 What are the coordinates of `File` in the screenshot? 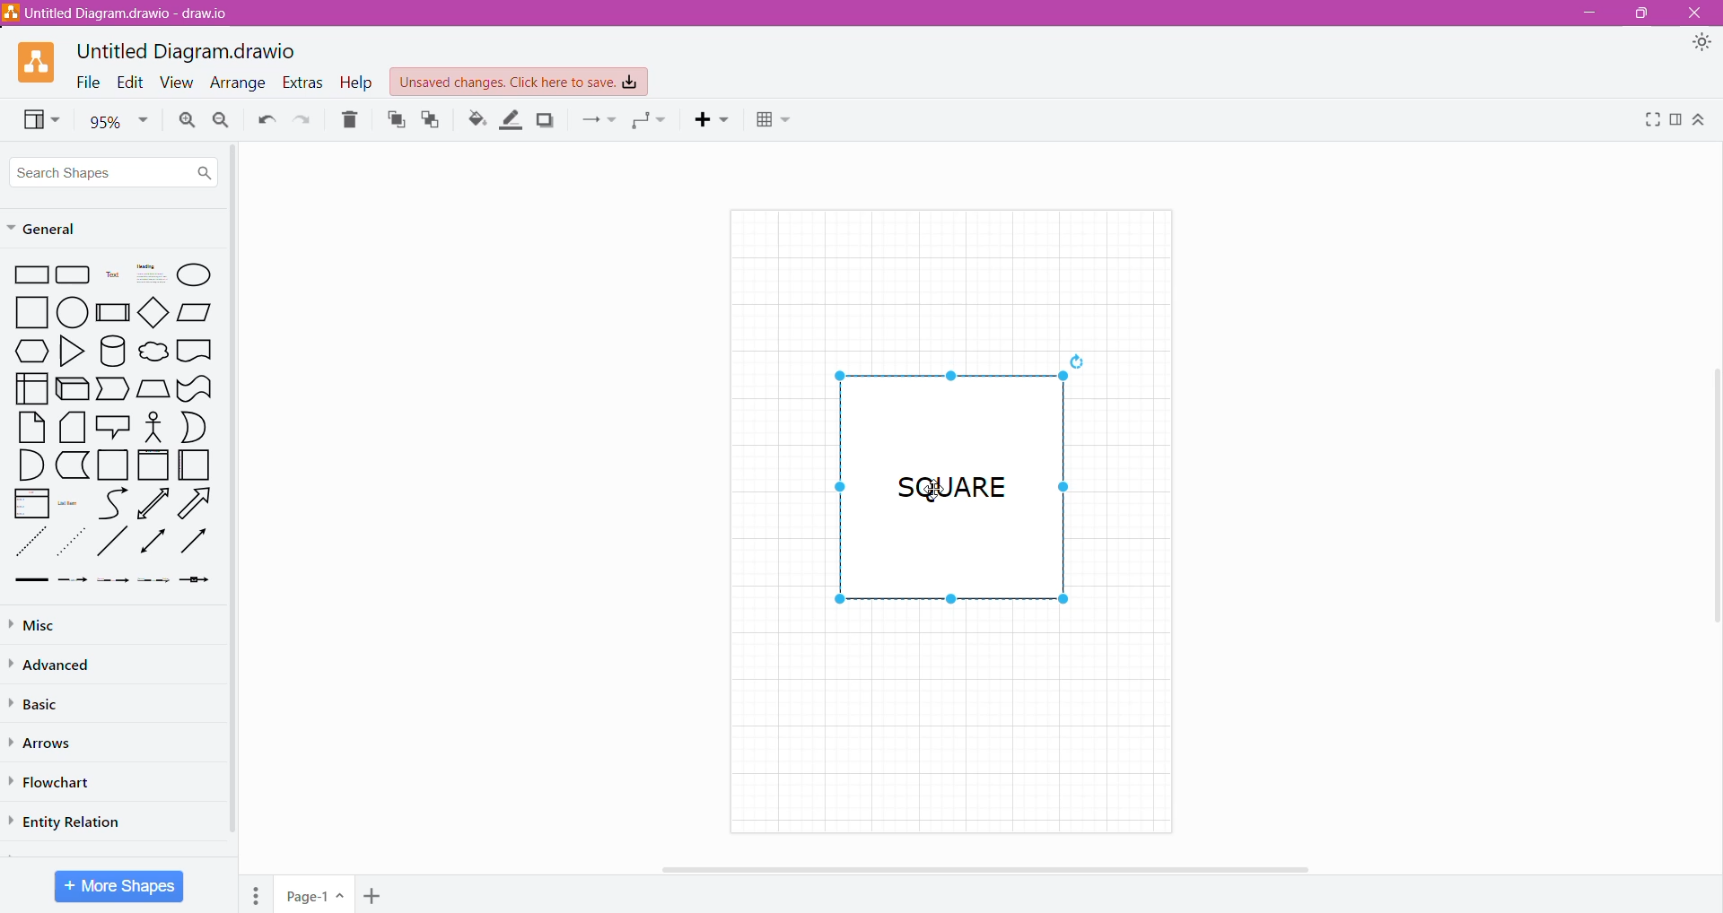 It's located at (89, 81).